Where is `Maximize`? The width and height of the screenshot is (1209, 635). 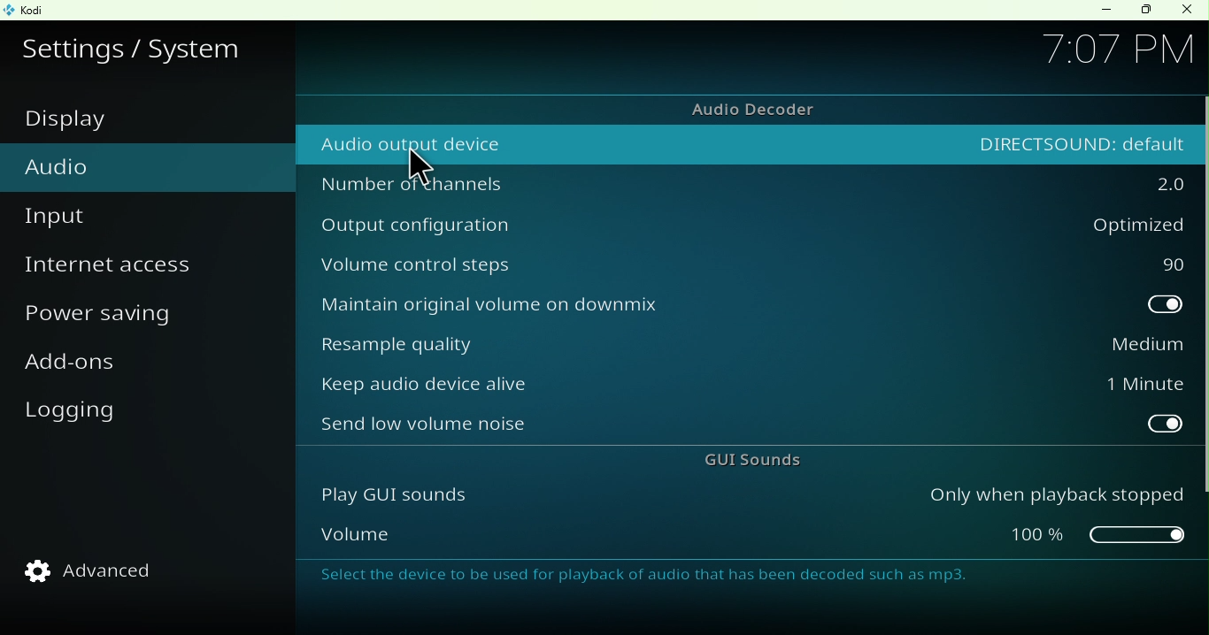 Maximize is located at coordinates (1139, 11).